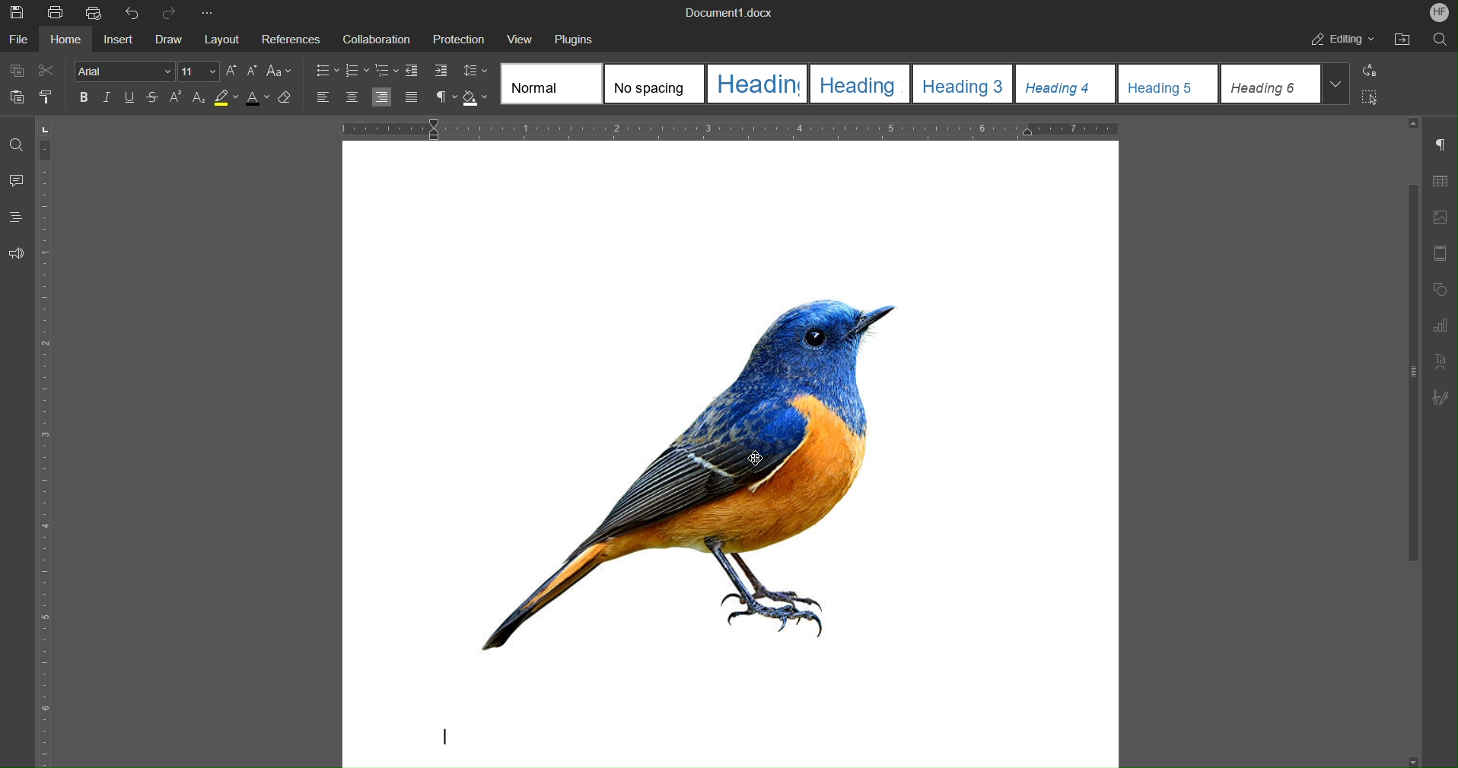 Image resolution: width=1458 pixels, height=768 pixels. Describe the element at coordinates (177, 99) in the screenshot. I see `Superscript` at that location.